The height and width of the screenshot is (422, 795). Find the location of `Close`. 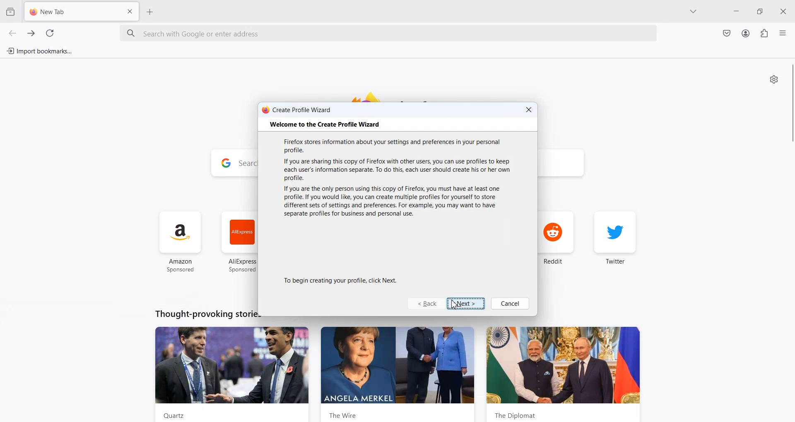

Close is located at coordinates (528, 110).